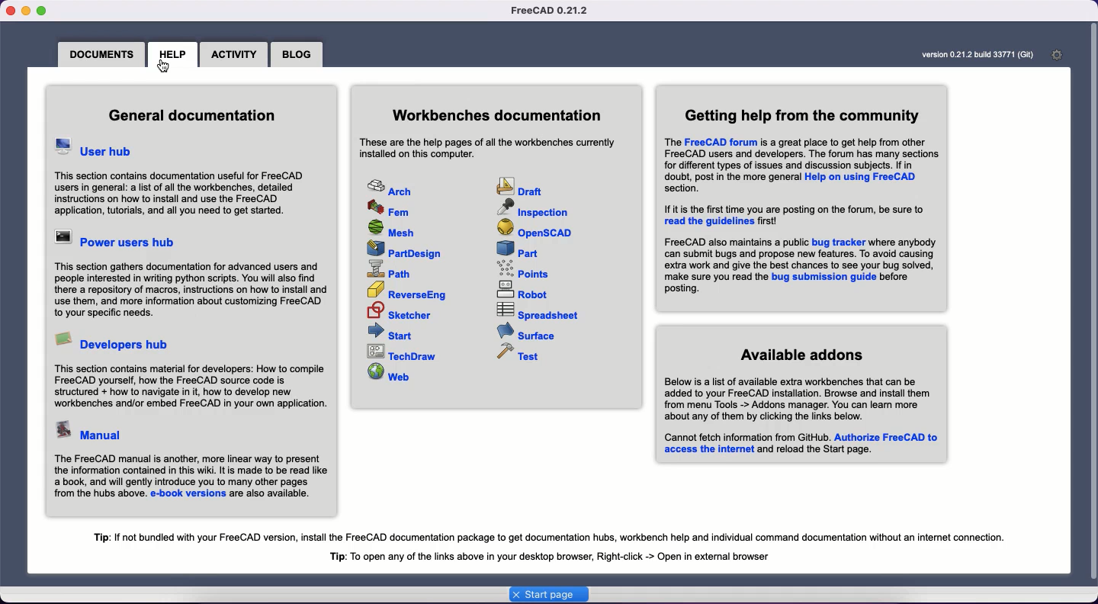  What do you see at coordinates (387, 207) in the screenshot?
I see `Fem` at bounding box center [387, 207].